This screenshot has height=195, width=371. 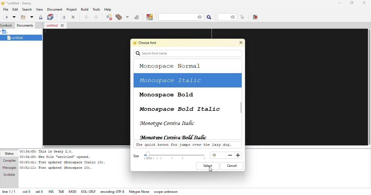 I want to click on documents, so click(x=25, y=25).